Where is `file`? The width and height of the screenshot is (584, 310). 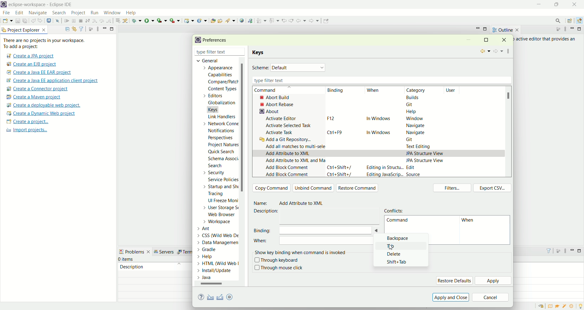 file is located at coordinates (6, 13).